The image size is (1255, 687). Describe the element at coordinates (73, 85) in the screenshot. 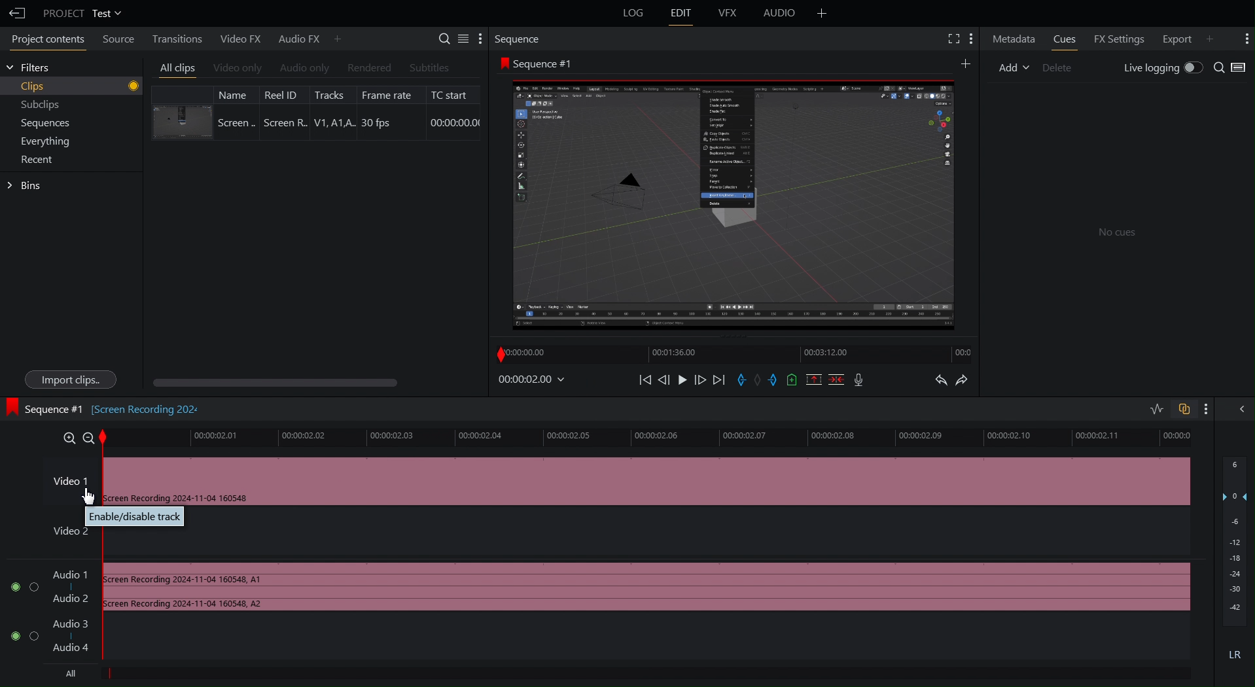

I see `Clips` at that location.